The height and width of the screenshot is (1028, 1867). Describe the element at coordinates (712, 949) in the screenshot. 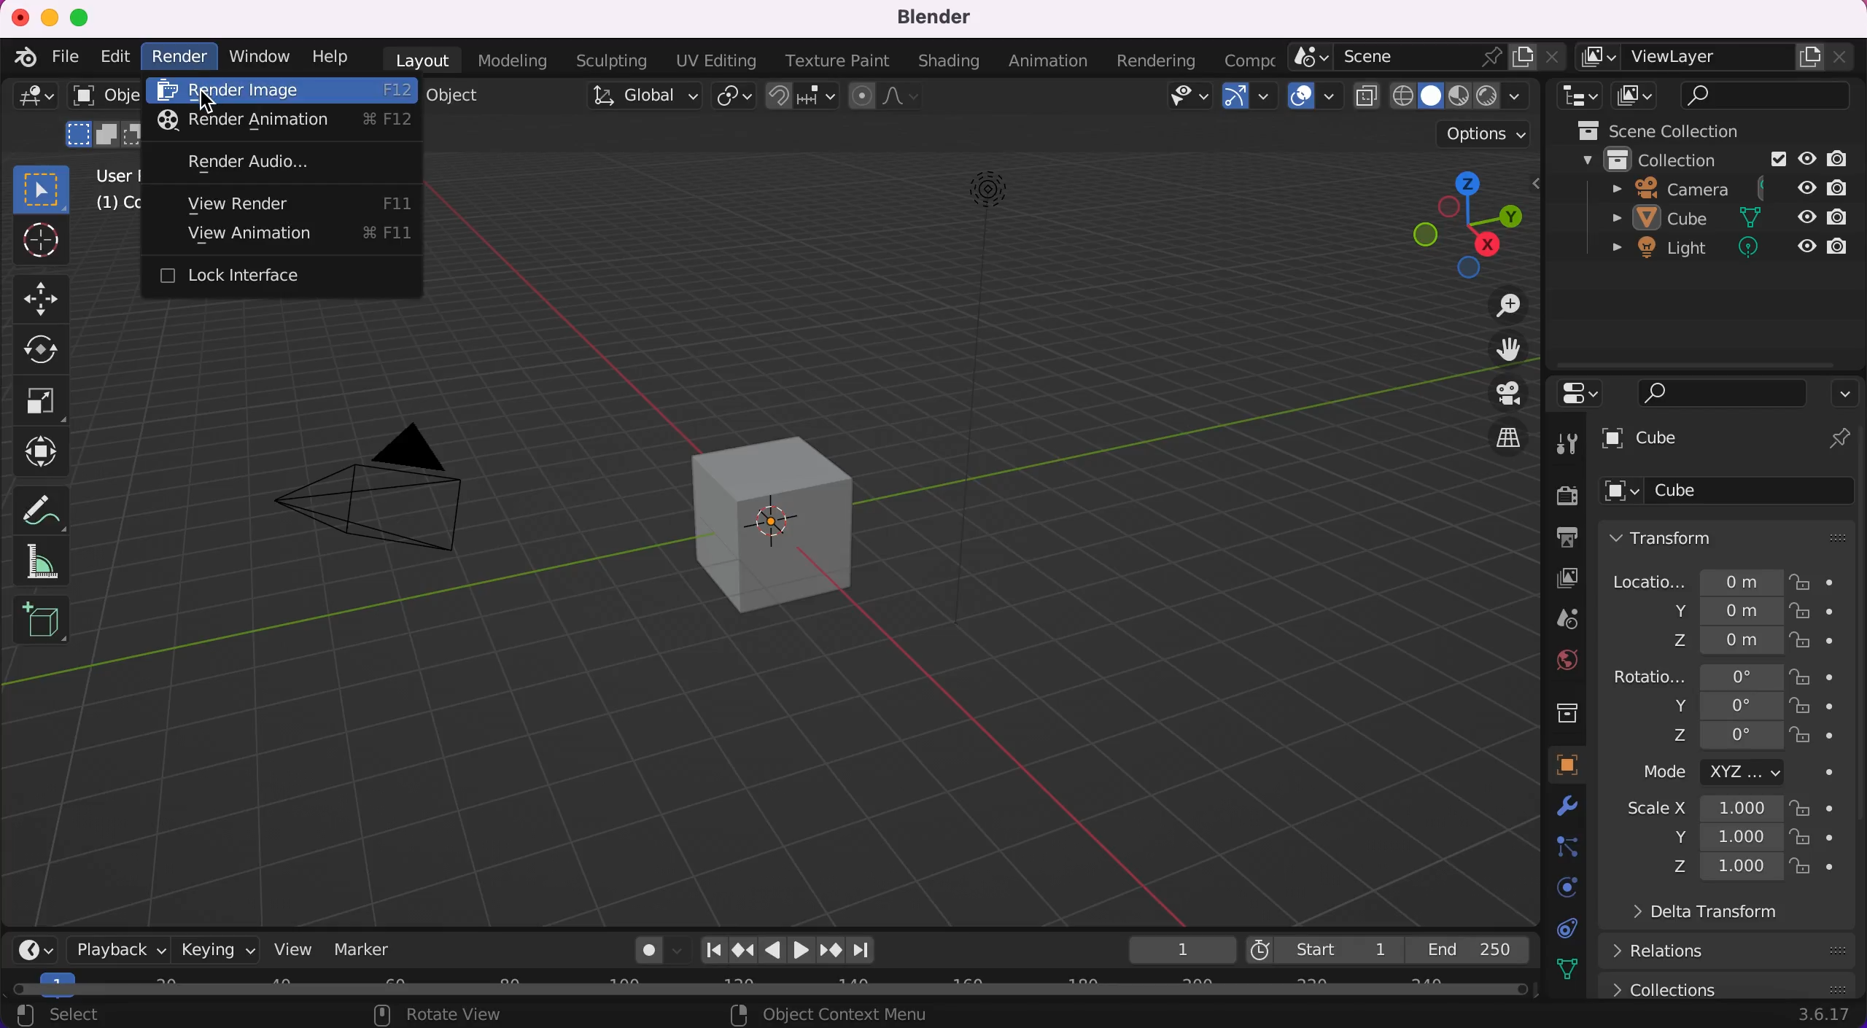

I see `Join to startpoint` at that location.